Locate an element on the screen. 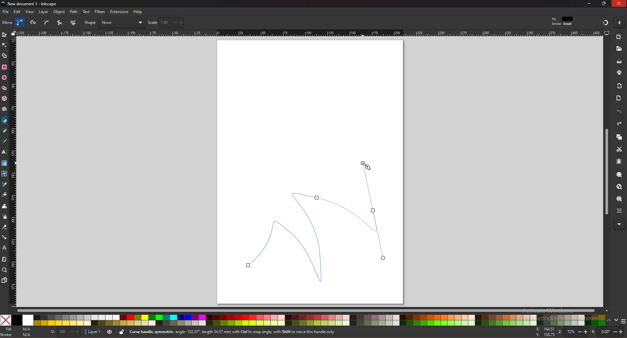  gradient is located at coordinates (5, 163).